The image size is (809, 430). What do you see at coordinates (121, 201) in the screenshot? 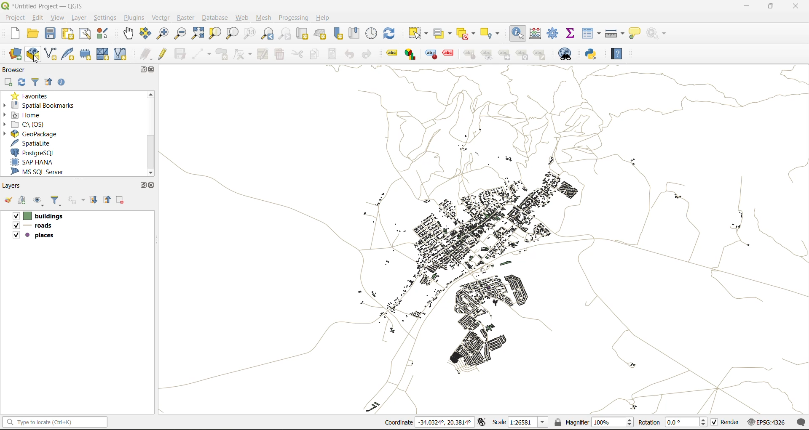
I see `remove` at bounding box center [121, 201].